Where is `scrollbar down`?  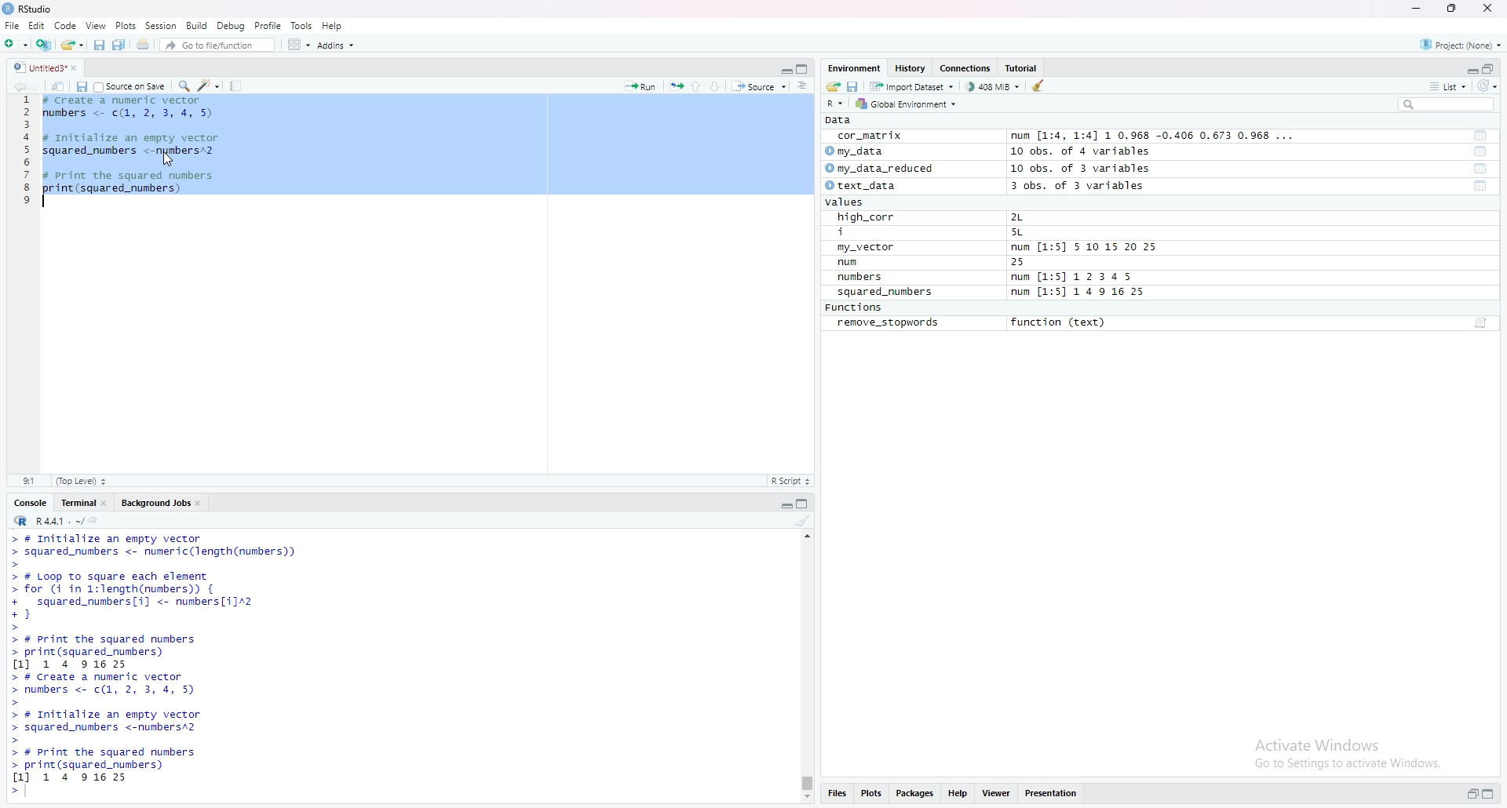
scrollbar down is located at coordinates (805, 799).